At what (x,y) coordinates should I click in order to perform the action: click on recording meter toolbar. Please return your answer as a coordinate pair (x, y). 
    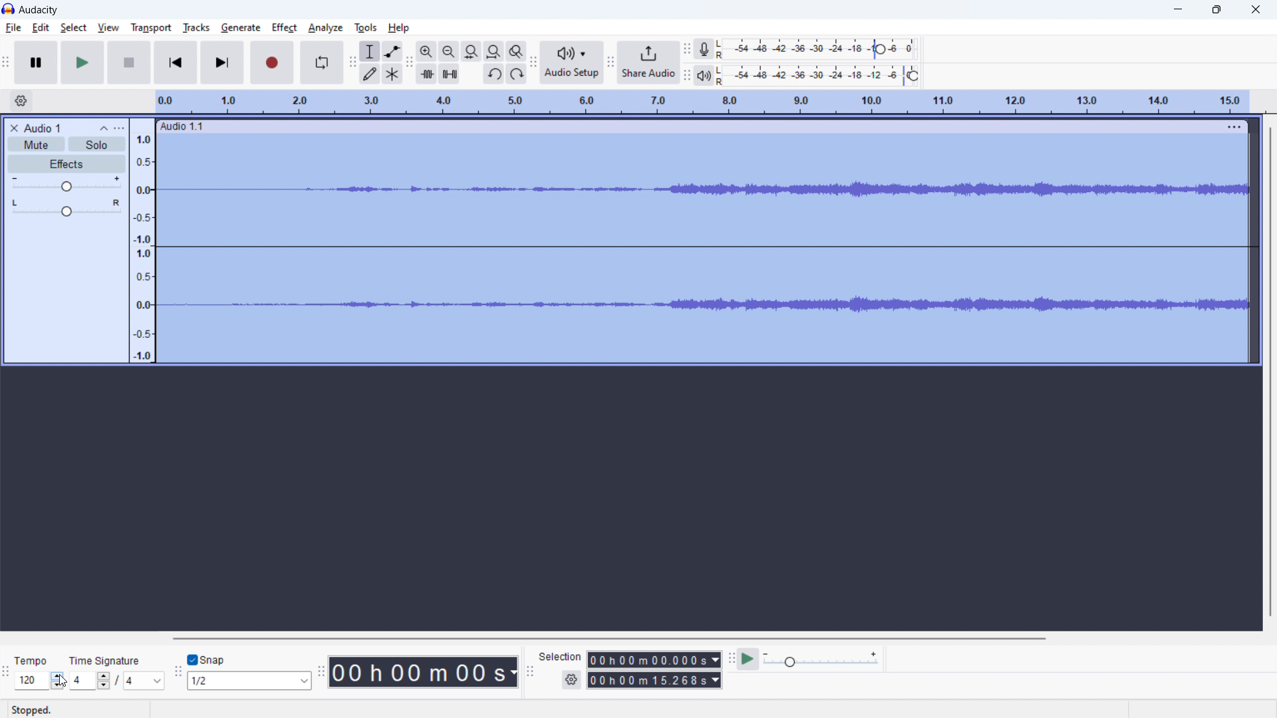
    Looking at the image, I should click on (687, 76).